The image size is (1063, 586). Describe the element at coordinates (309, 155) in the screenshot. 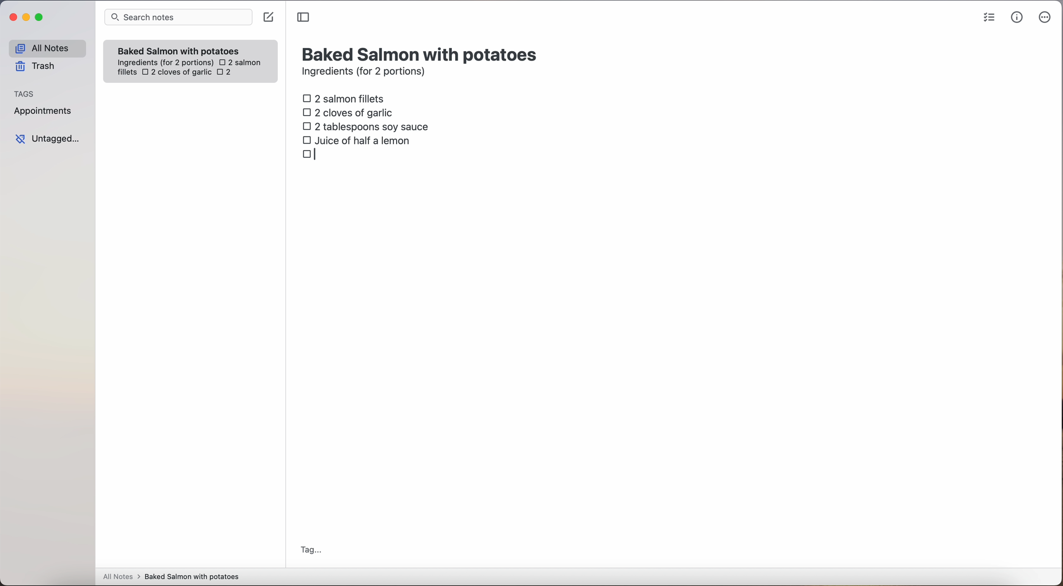

I see `checkbox` at that location.